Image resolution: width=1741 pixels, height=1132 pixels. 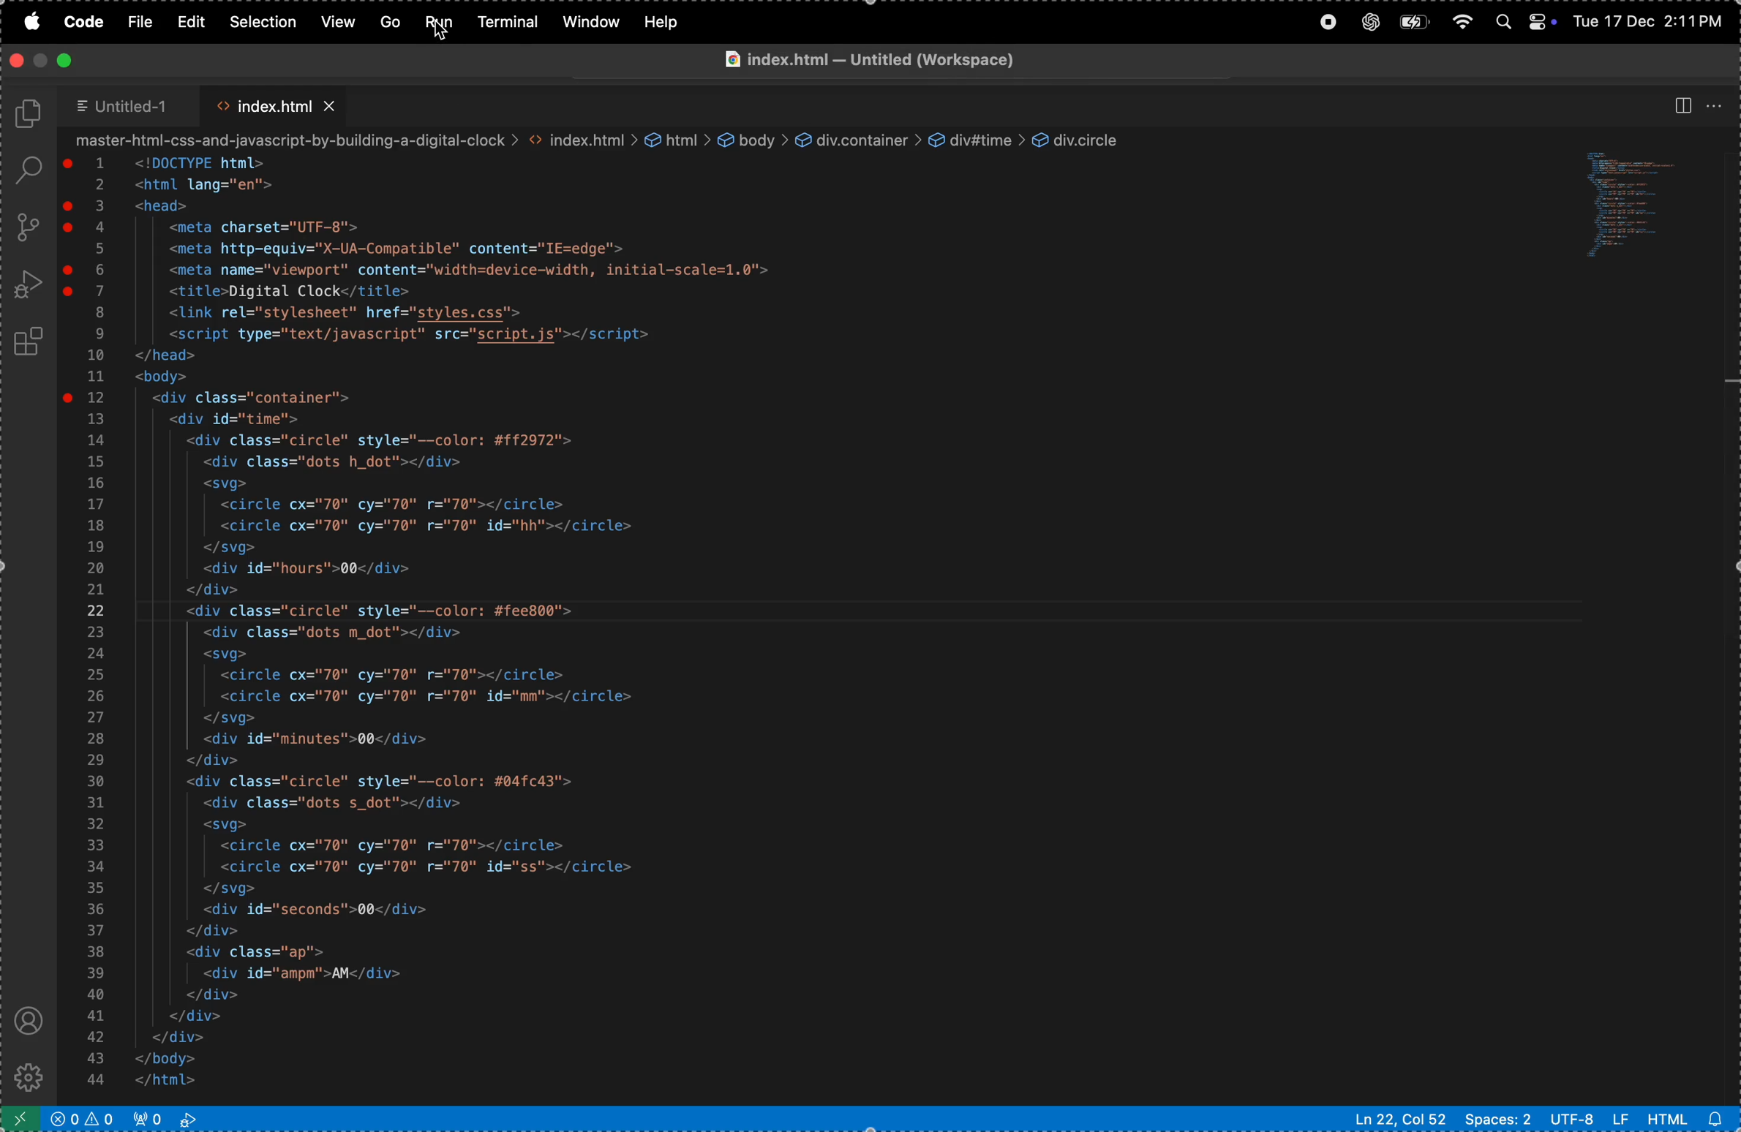 I want to click on split , so click(x=1680, y=105).